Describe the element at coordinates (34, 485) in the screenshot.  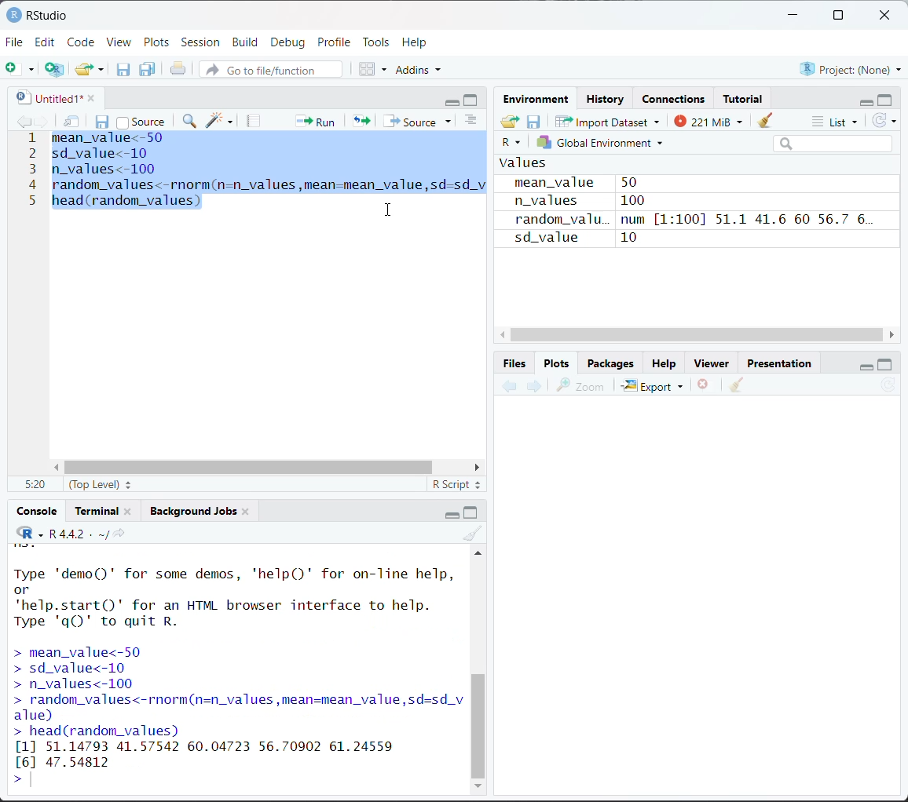
I see `5:20` at that location.